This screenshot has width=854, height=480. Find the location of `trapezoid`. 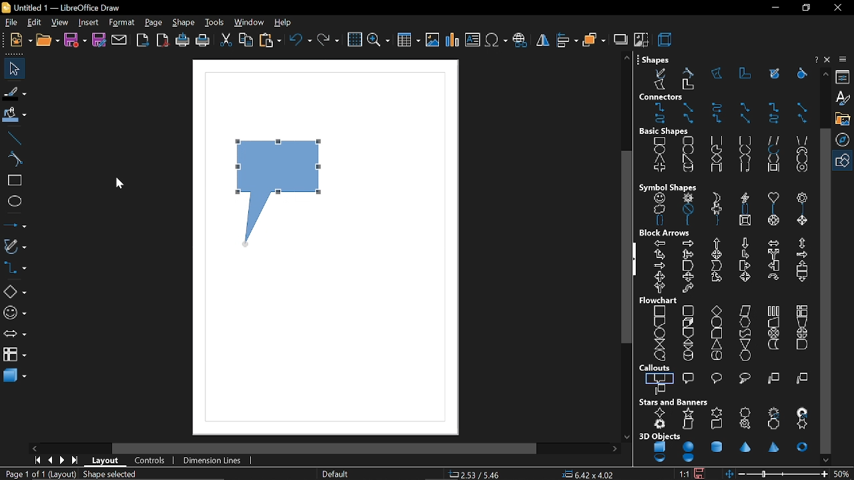

trapezoid is located at coordinates (803, 139).